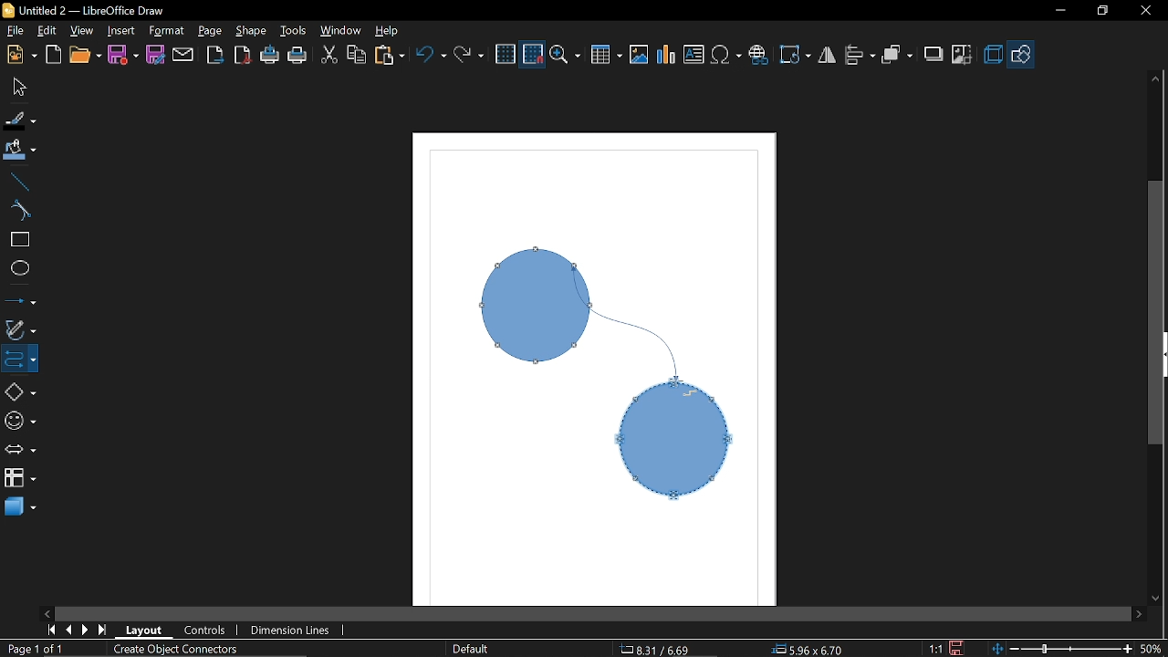 The height and width of the screenshot is (657, 1168). What do you see at coordinates (936, 648) in the screenshot?
I see `Scaling factor` at bounding box center [936, 648].